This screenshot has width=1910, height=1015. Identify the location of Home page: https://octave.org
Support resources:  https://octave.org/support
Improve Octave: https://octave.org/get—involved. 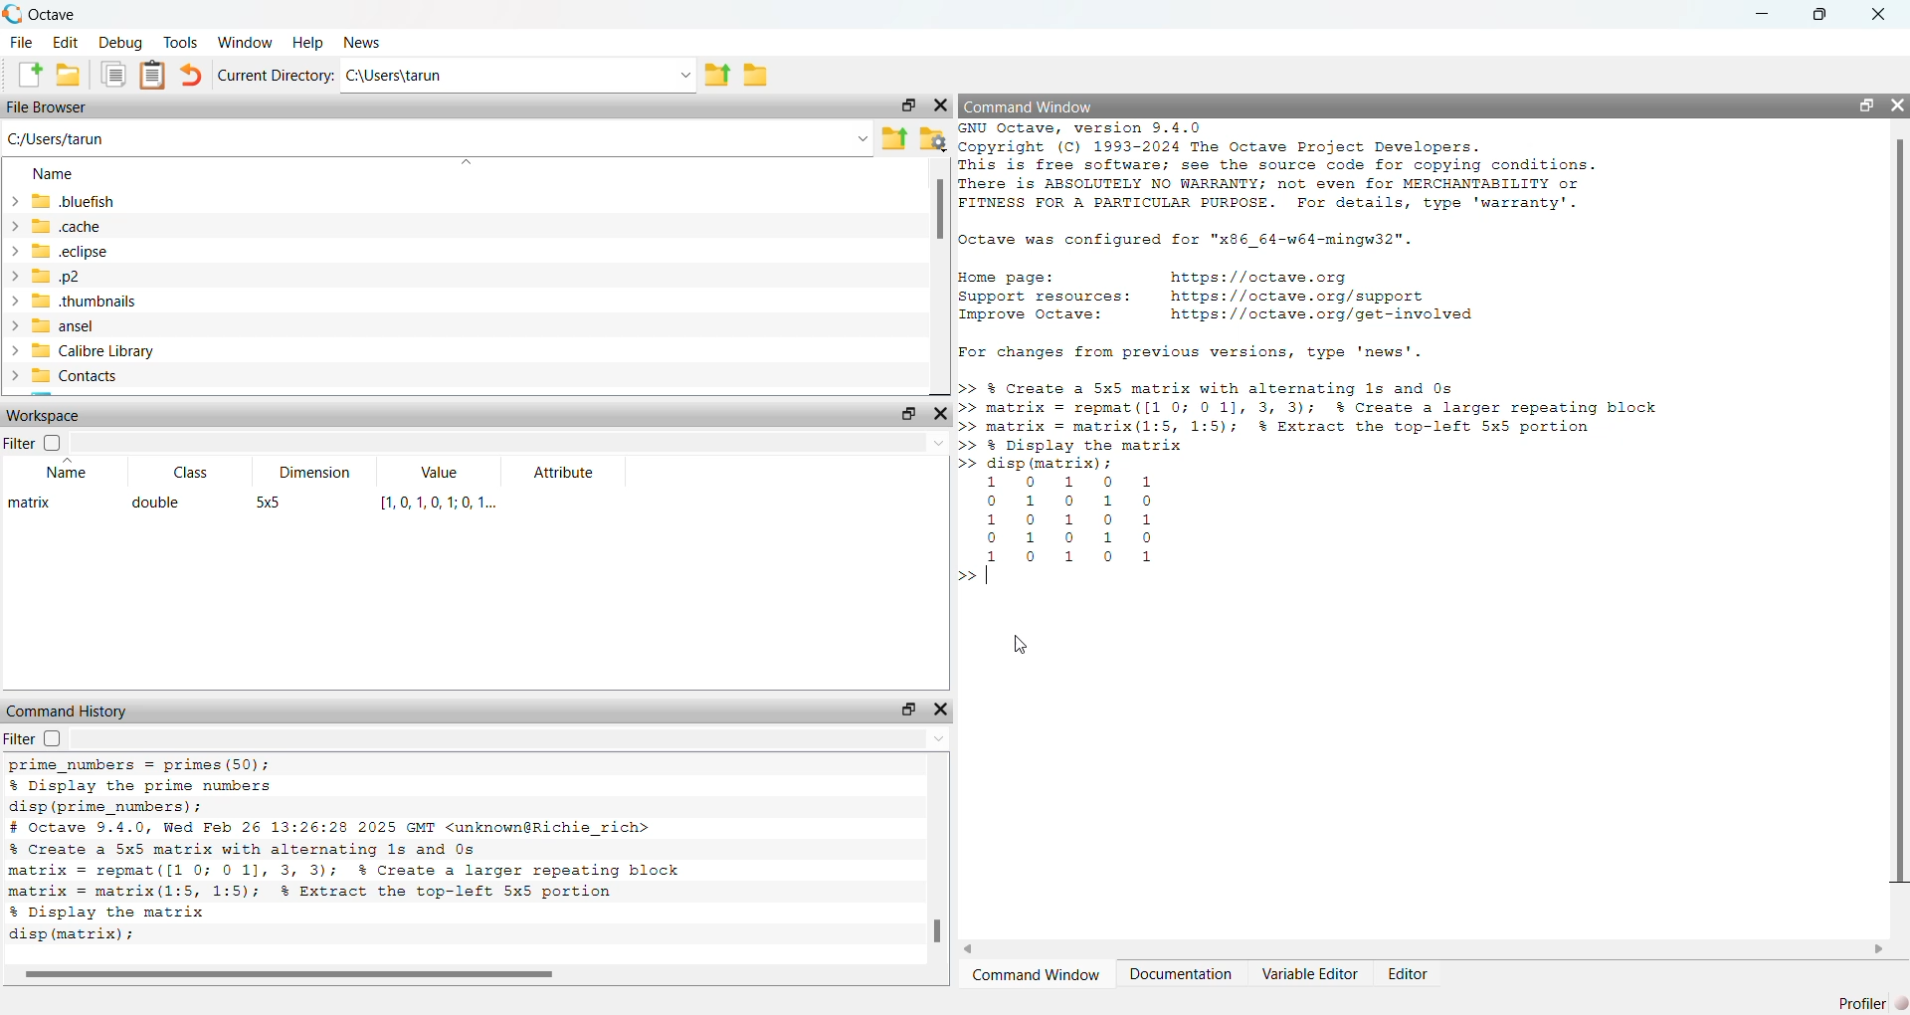
(1221, 301).